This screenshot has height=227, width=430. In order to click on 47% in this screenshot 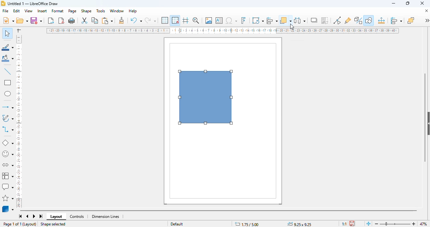, I will do `click(423, 224)`.